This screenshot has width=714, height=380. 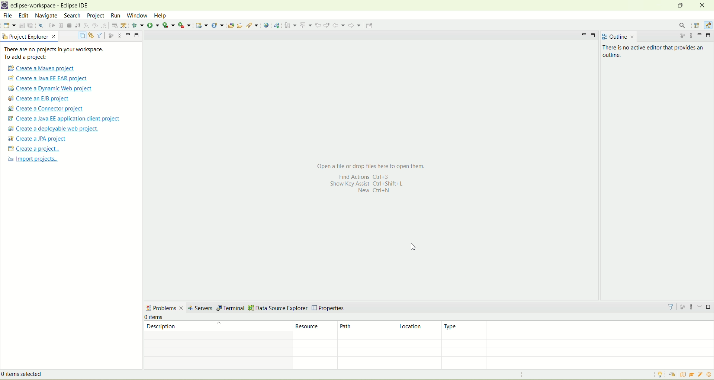 I want to click on run last tool, so click(x=213, y=25).